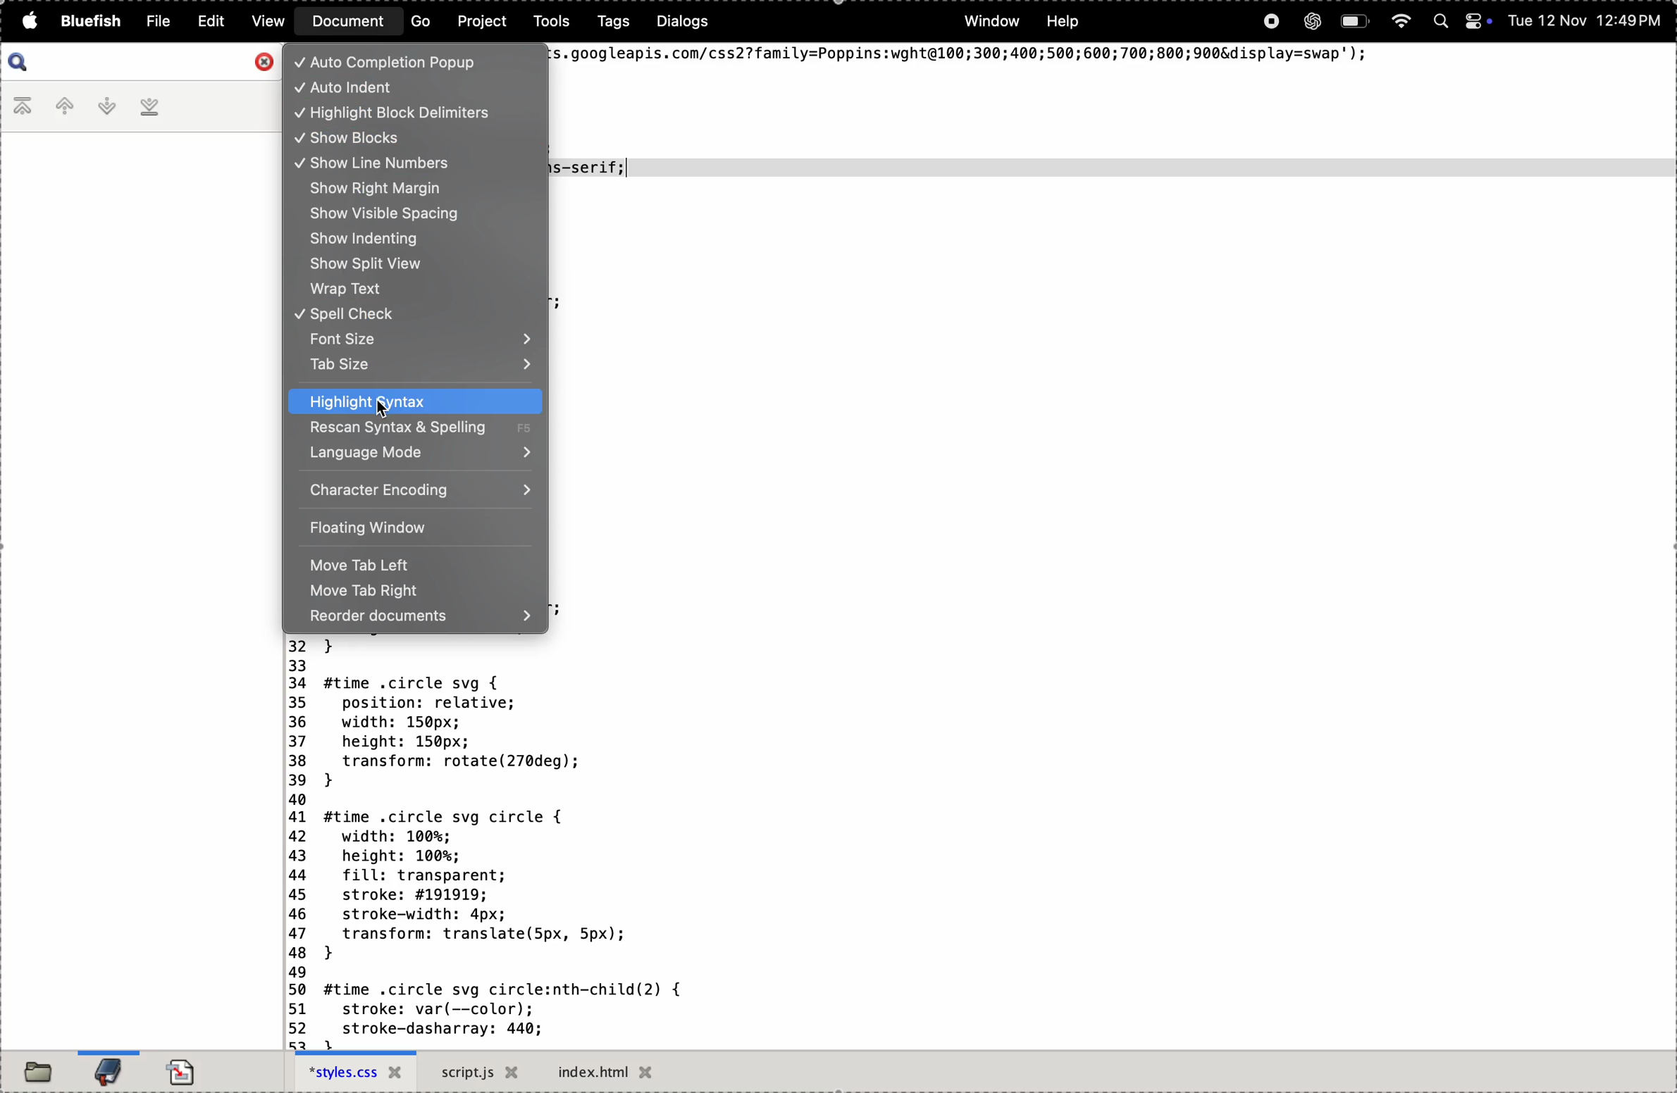  Describe the element at coordinates (418, 401) in the screenshot. I see `highlight syntax` at that location.